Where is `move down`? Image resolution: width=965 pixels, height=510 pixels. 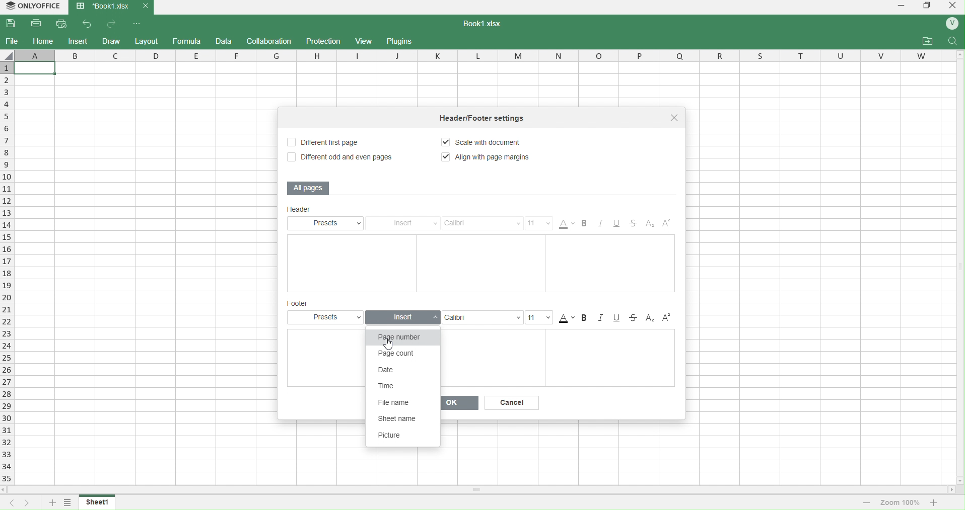
move down is located at coordinates (959, 480).